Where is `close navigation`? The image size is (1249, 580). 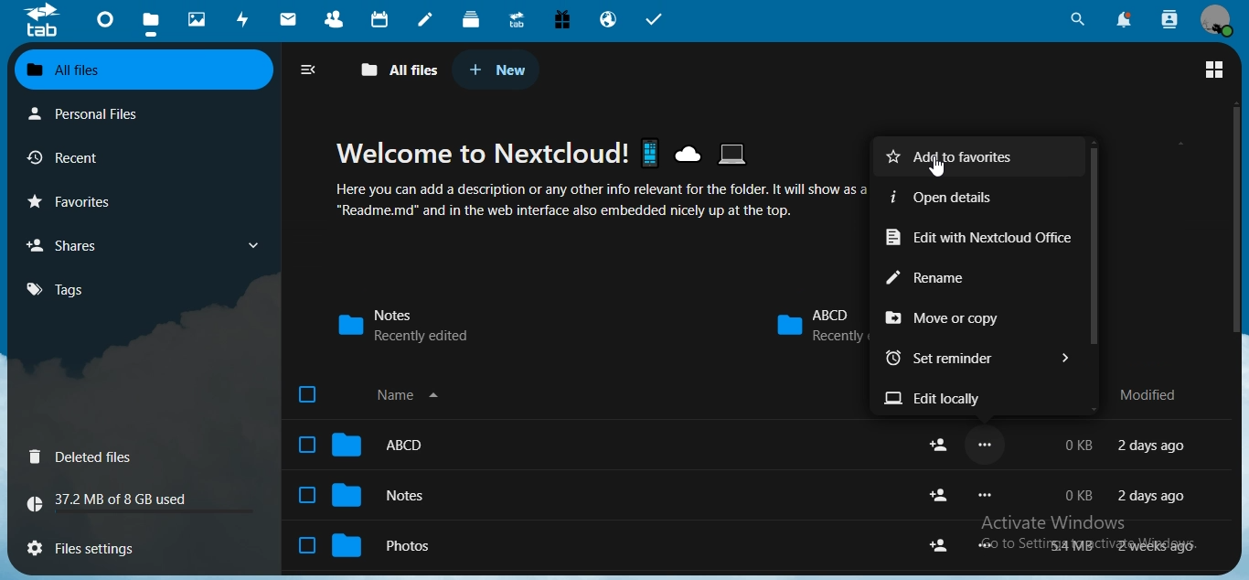
close navigation is located at coordinates (307, 68).